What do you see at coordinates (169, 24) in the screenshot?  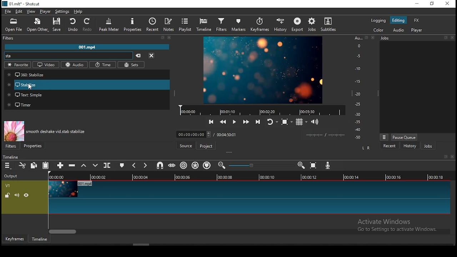 I see `notes` at bounding box center [169, 24].